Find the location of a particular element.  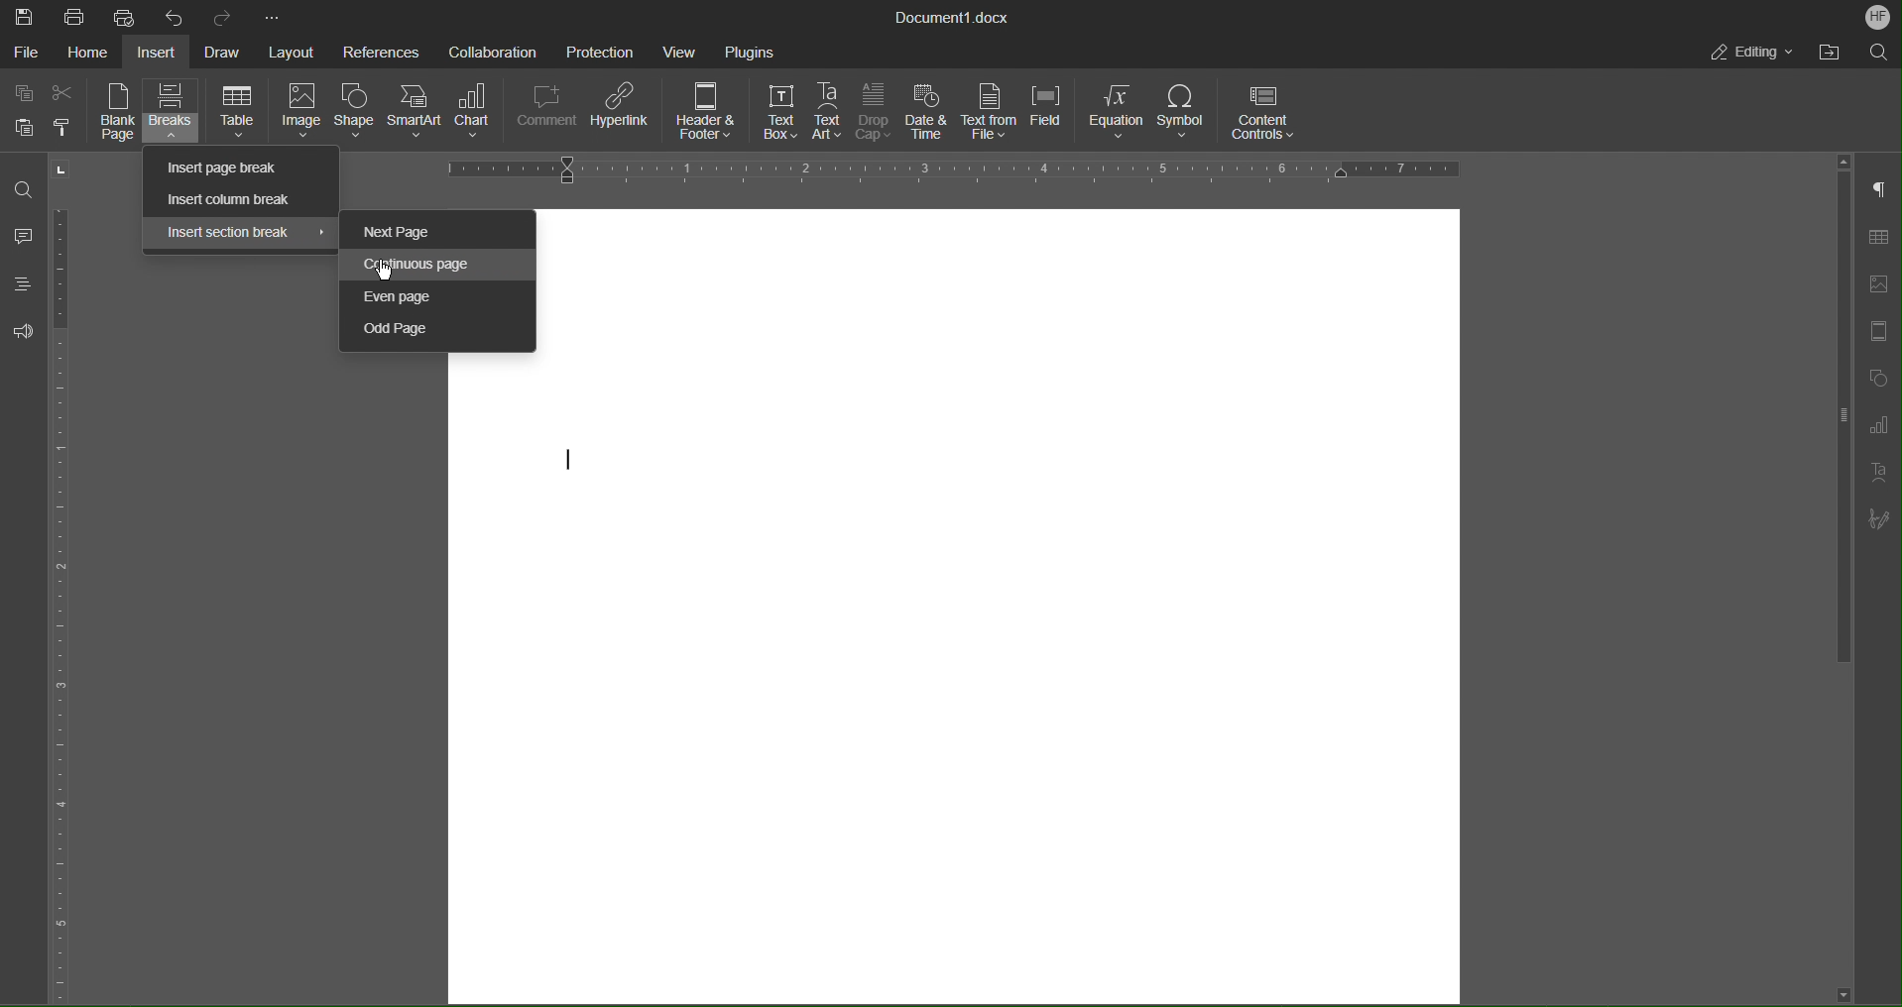

Equation is located at coordinates (1112, 114).